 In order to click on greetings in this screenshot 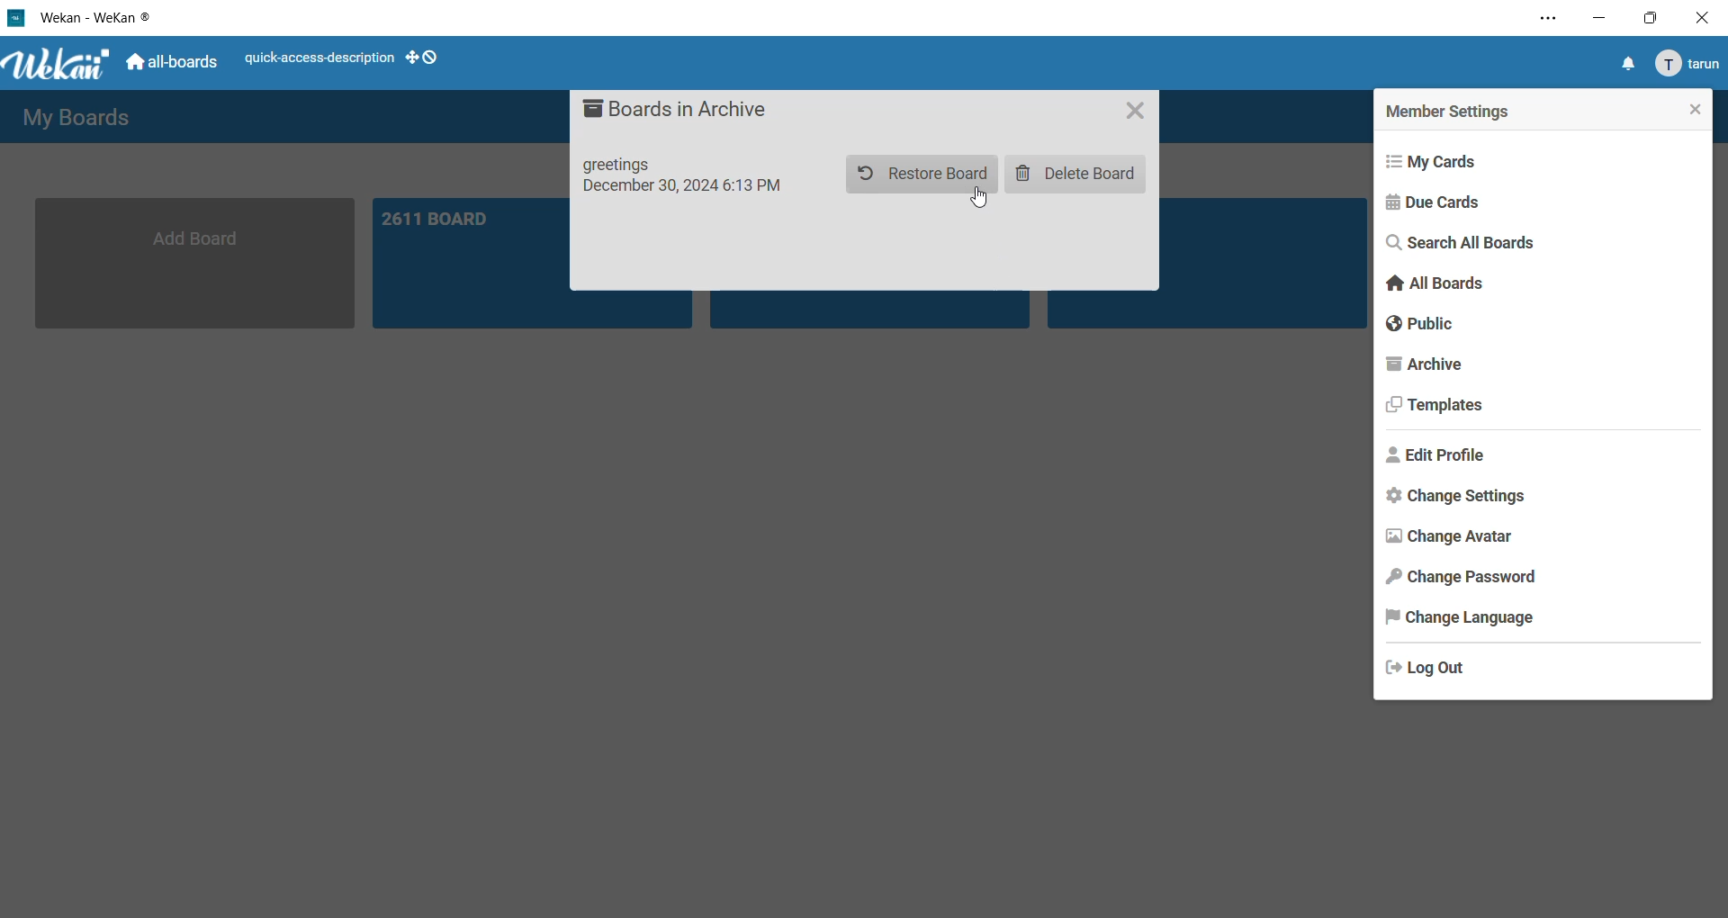, I will do `click(625, 163)`.